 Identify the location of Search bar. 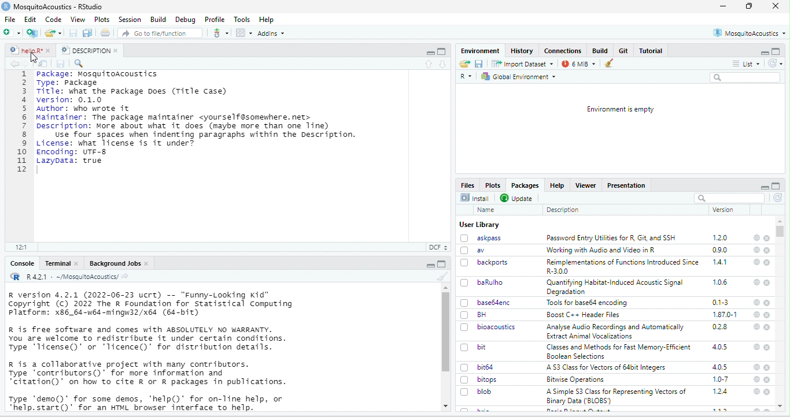
(746, 77).